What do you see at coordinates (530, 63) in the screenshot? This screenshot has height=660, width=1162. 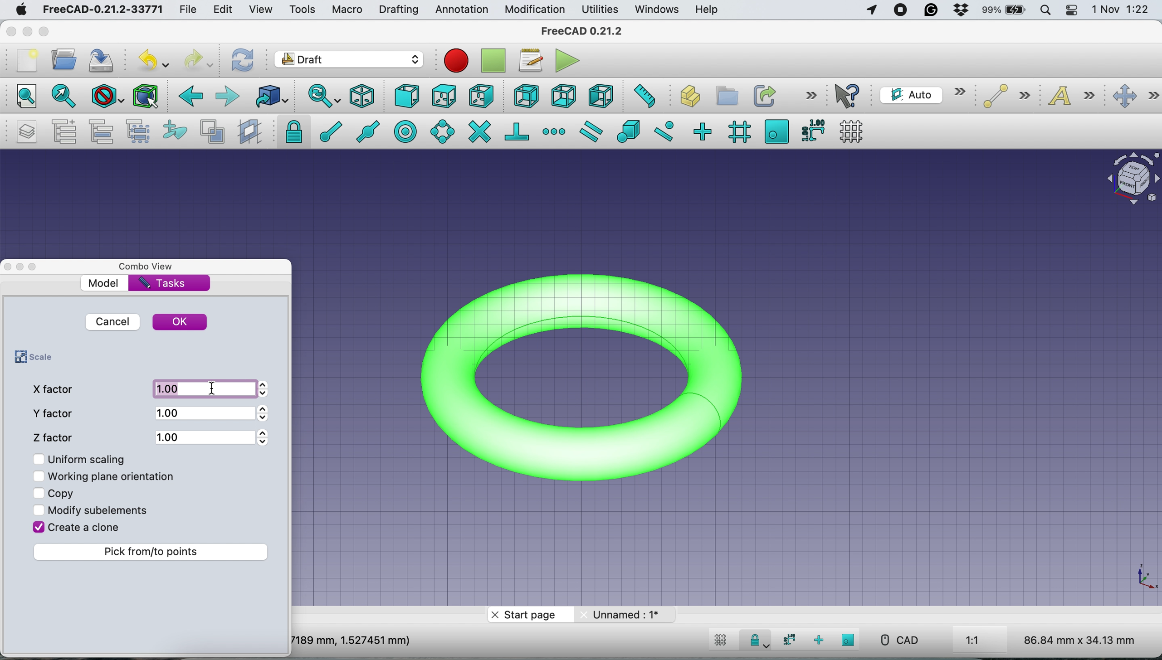 I see `macros` at bounding box center [530, 63].